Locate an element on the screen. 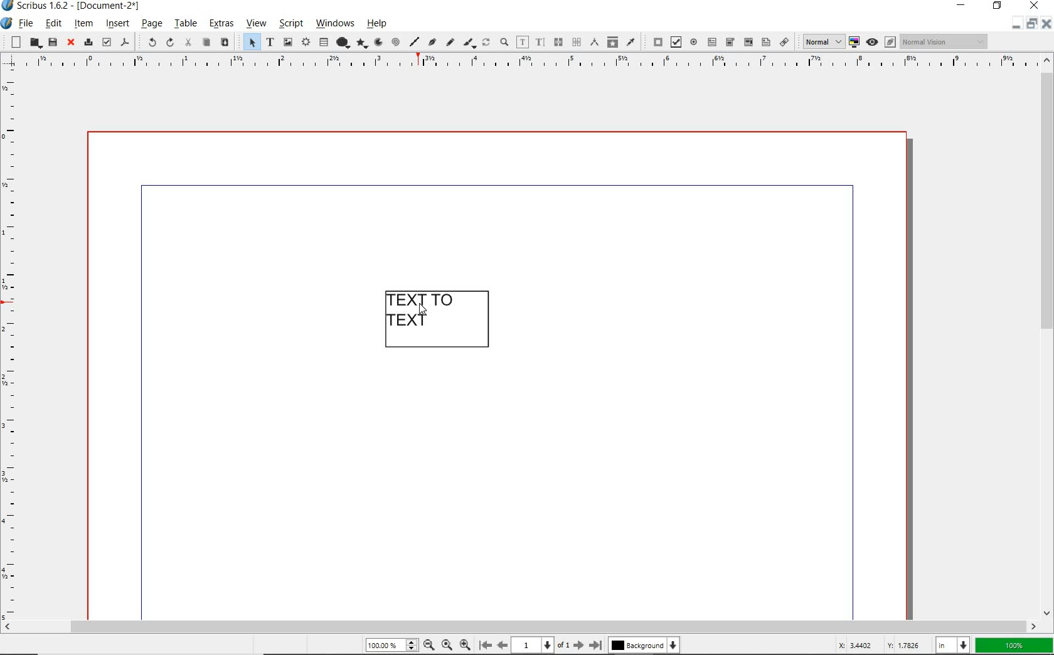 This screenshot has width=1054, height=655. table is located at coordinates (184, 23).